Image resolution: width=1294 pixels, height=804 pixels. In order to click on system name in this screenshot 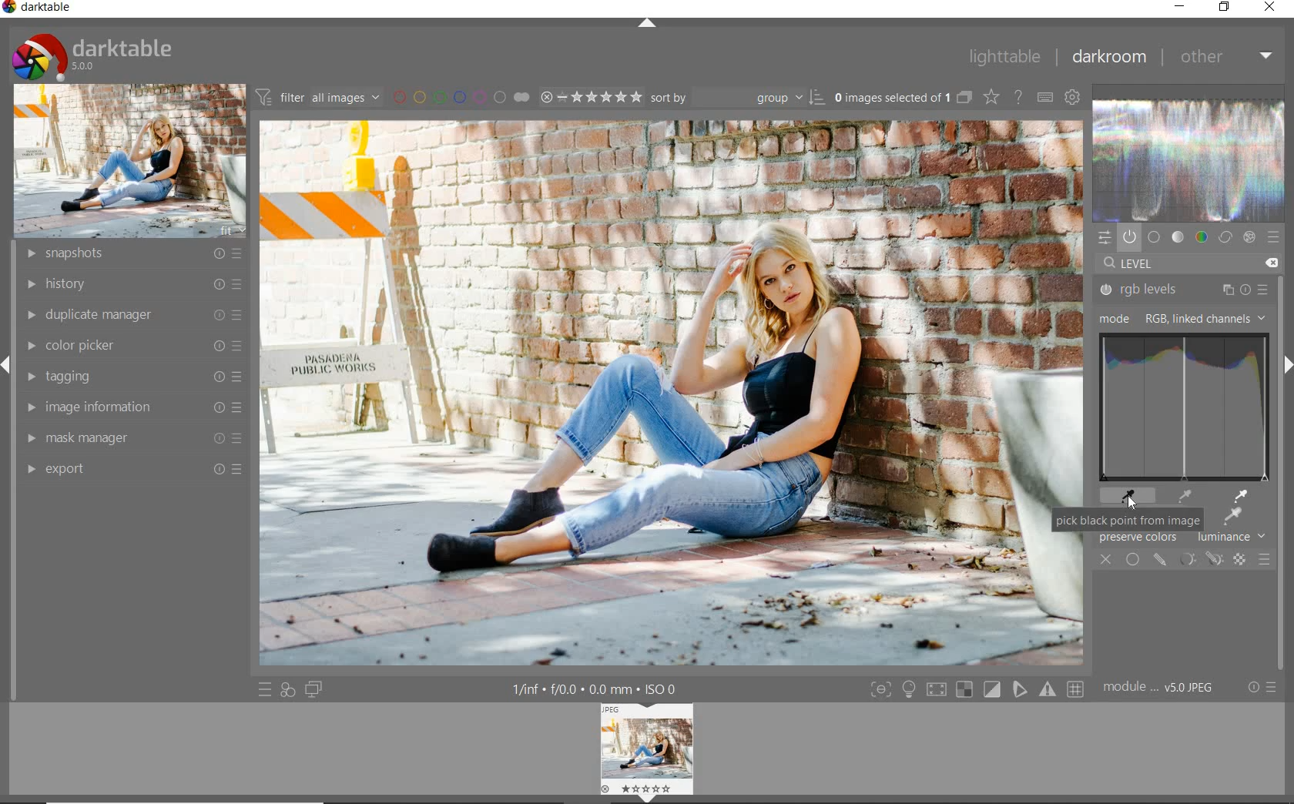, I will do `click(39, 8)`.